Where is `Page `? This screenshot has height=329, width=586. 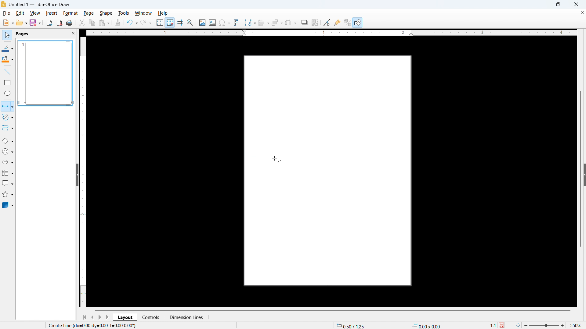 Page  is located at coordinates (329, 169).